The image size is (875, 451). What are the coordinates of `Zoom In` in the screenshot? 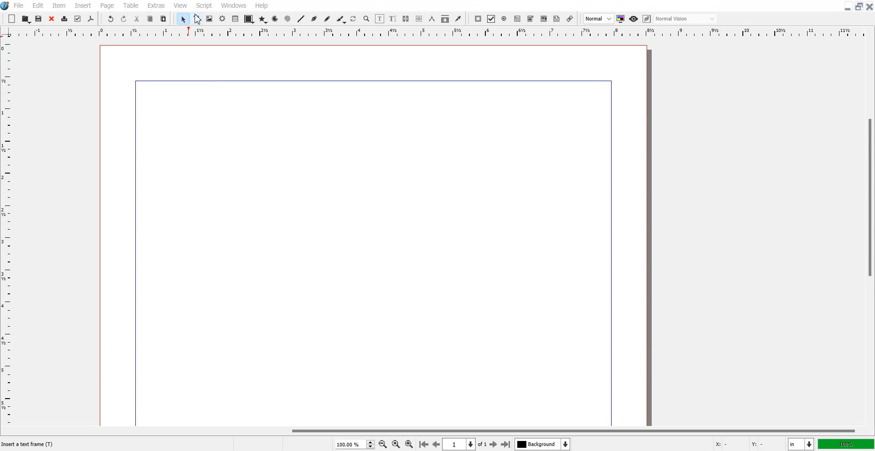 It's located at (409, 444).